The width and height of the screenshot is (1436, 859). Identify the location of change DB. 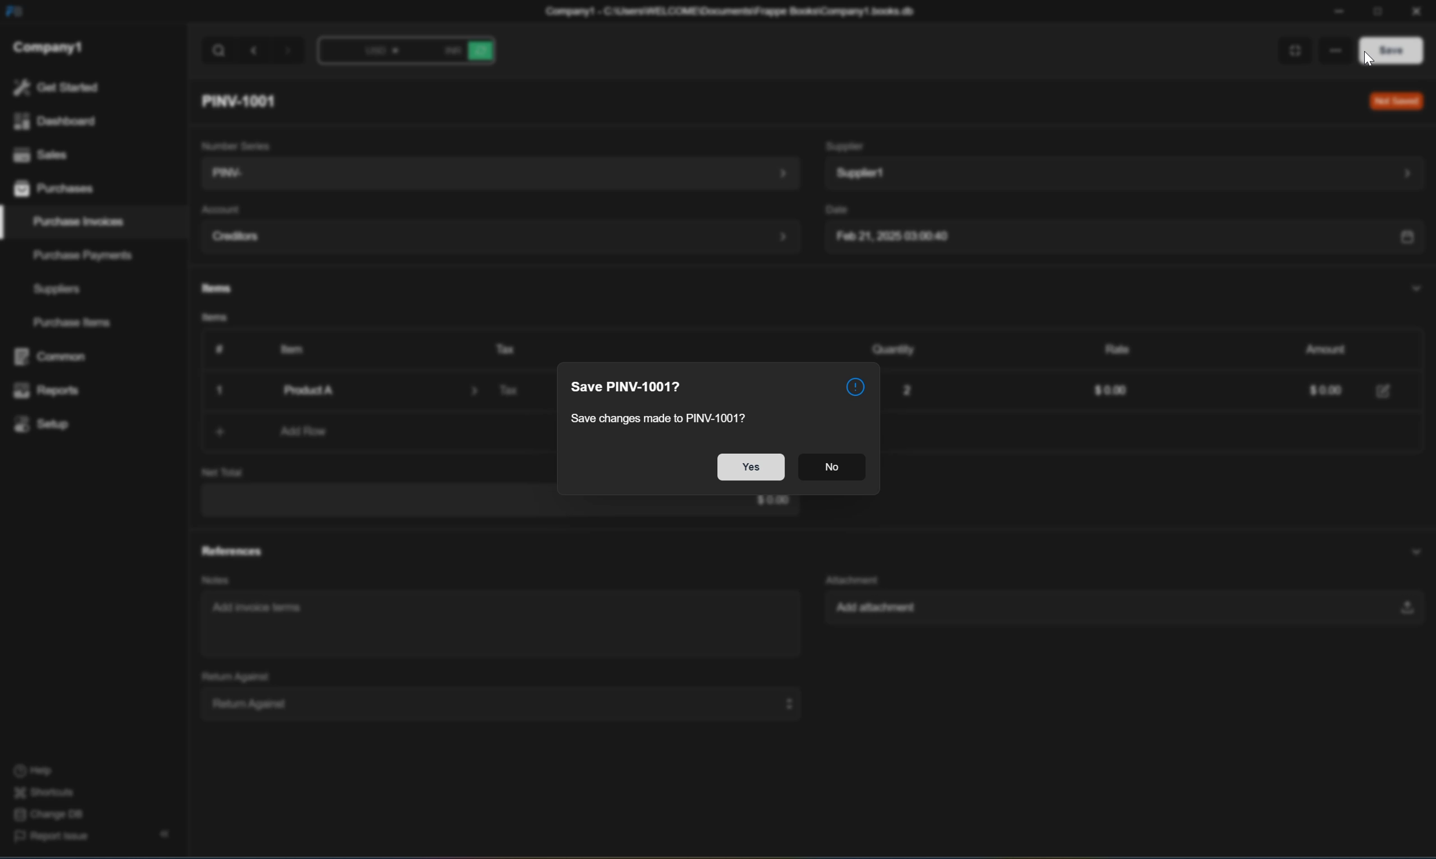
(45, 816).